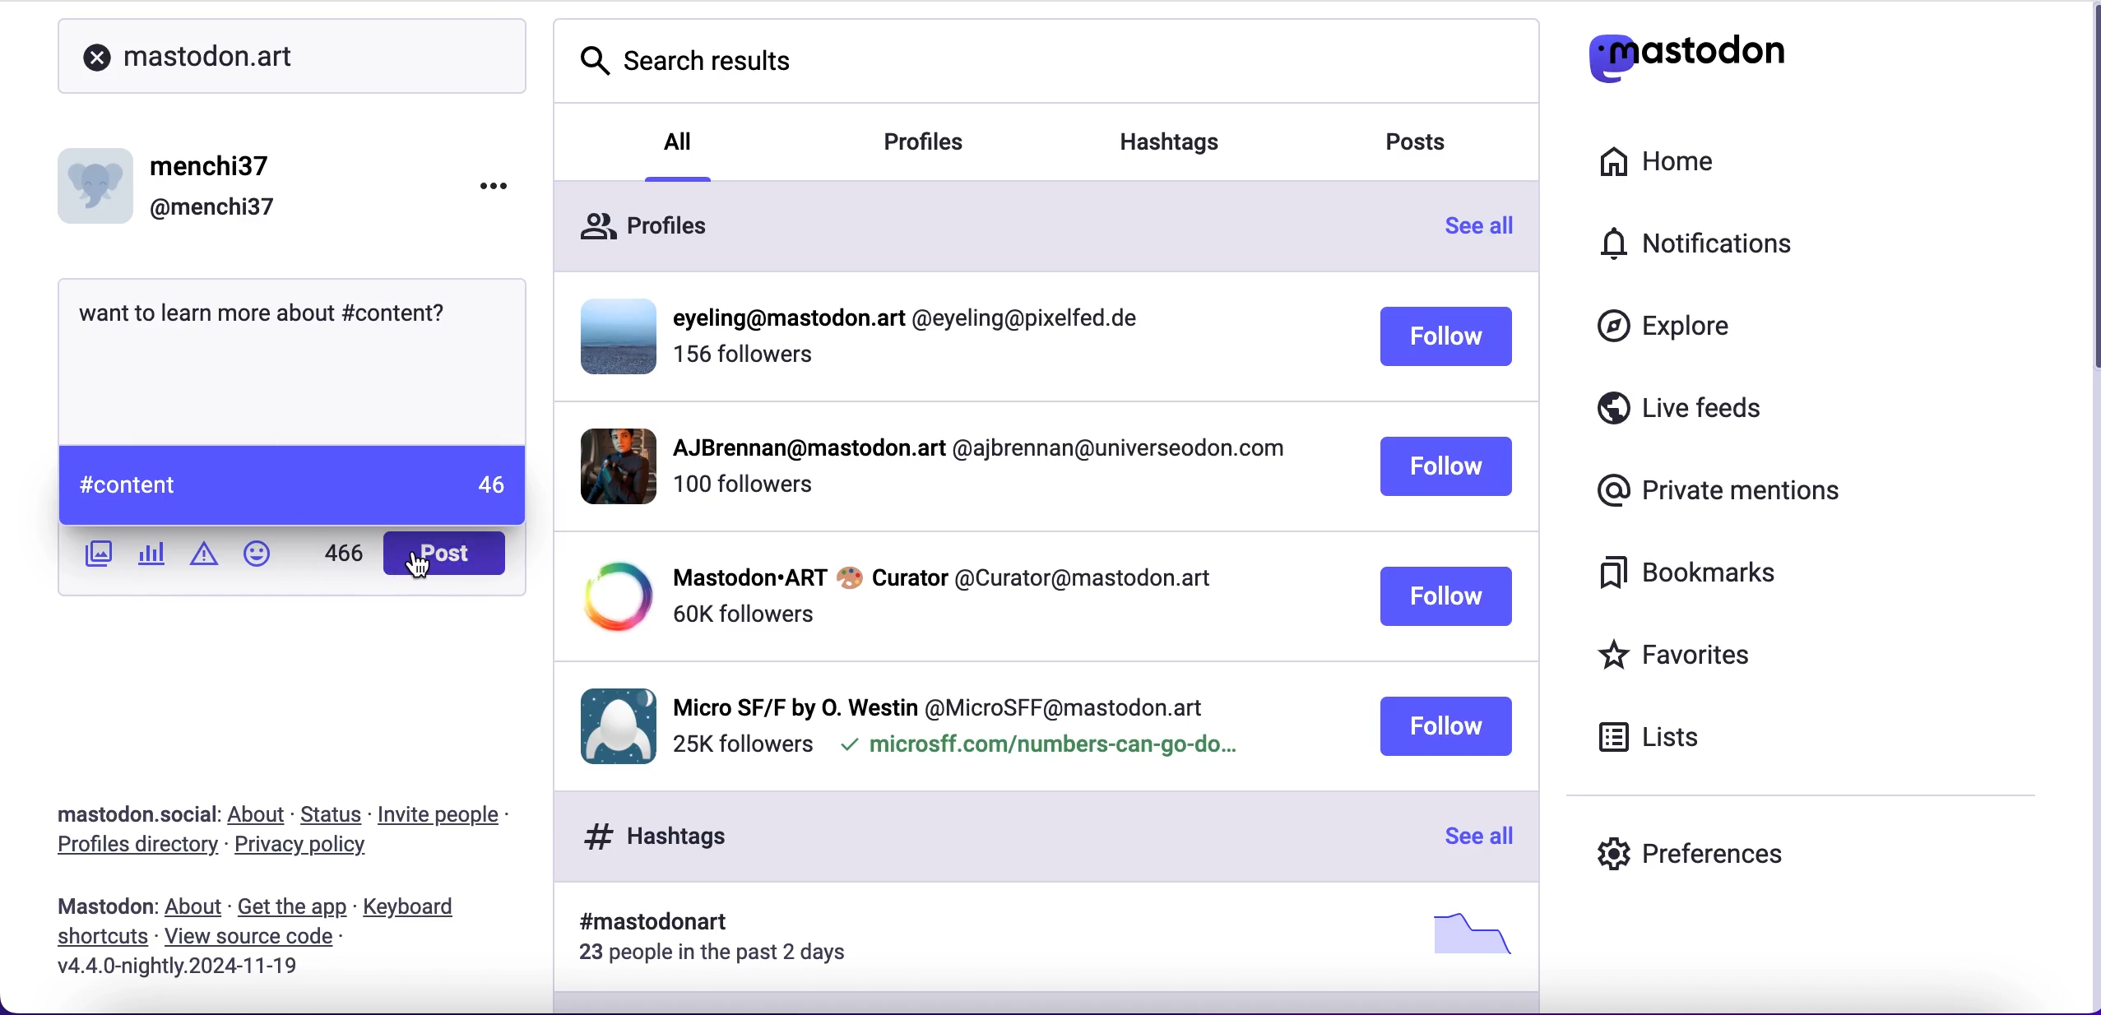 Image resolution: width=2101 pixels, height=1015 pixels. Describe the element at coordinates (132, 814) in the screenshot. I see `mastodon.social` at that location.